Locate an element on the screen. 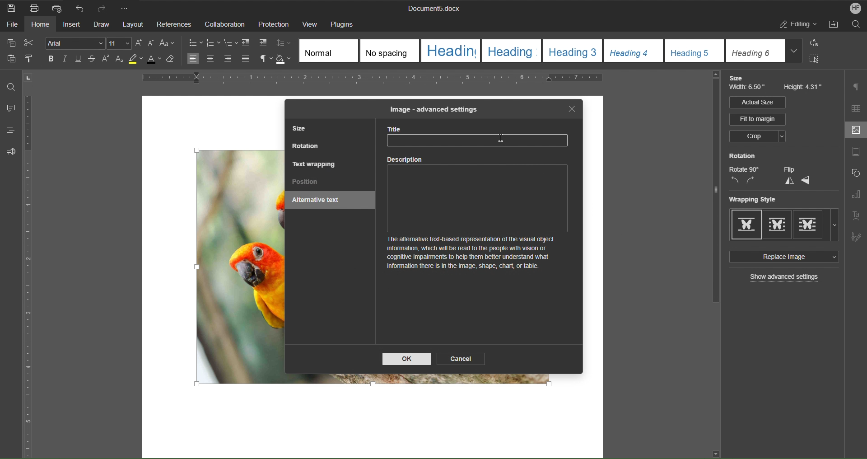 This screenshot has height=459, width=867. References is located at coordinates (174, 24).